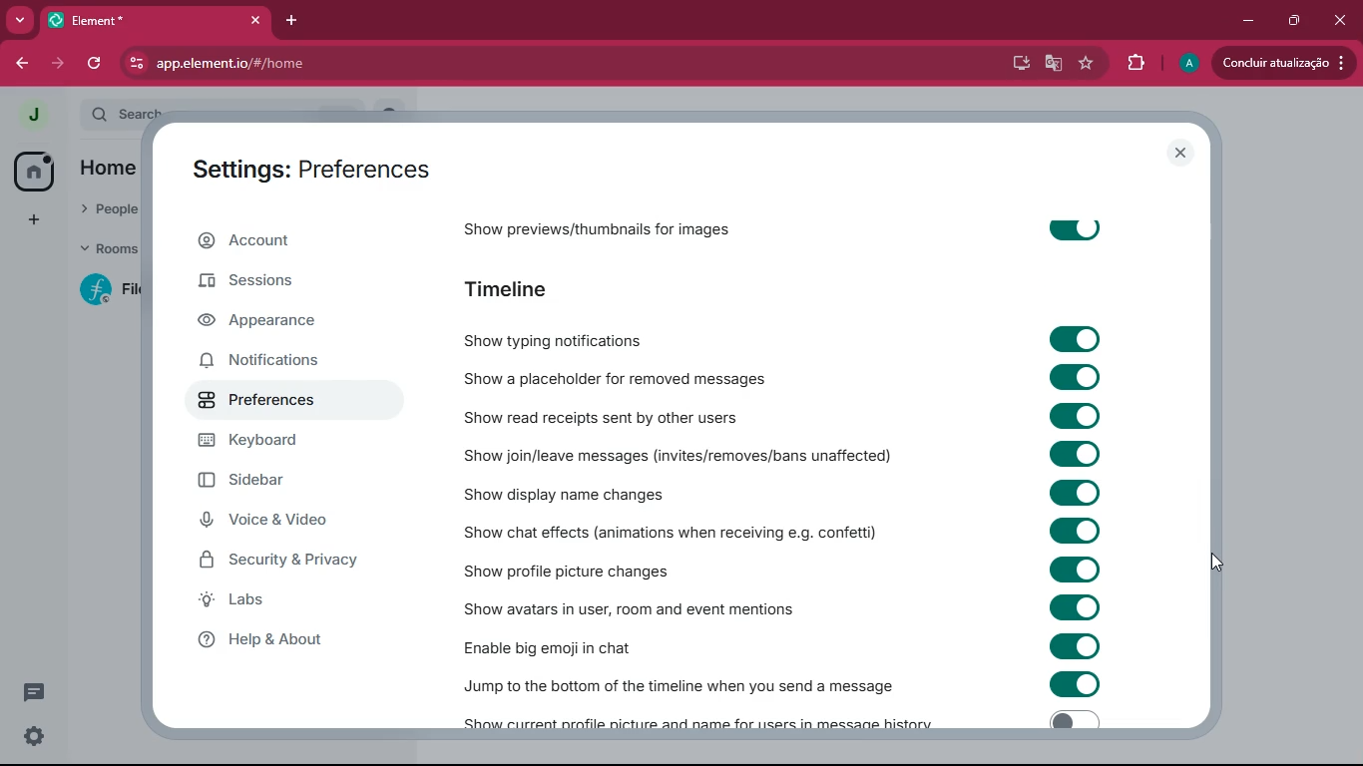 The height and width of the screenshot is (766, 1363). Describe the element at coordinates (286, 563) in the screenshot. I see `security` at that location.